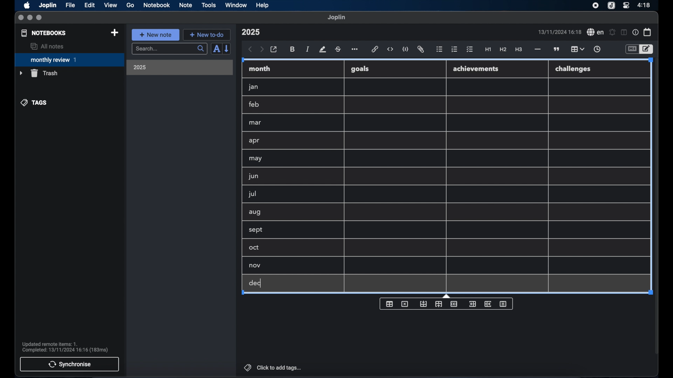 Image resolution: width=673 pixels, height=378 pixels. I want to click on month, so click(260, 69).